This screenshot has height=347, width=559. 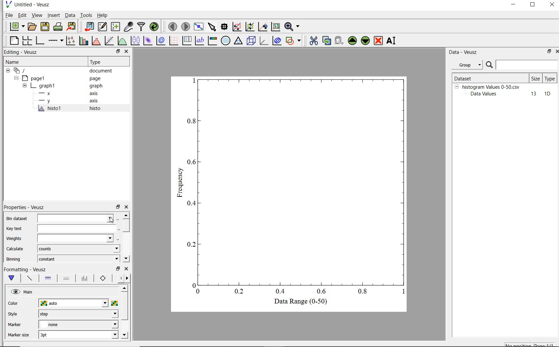 I want to click on new document, so click(x=16, y=26).